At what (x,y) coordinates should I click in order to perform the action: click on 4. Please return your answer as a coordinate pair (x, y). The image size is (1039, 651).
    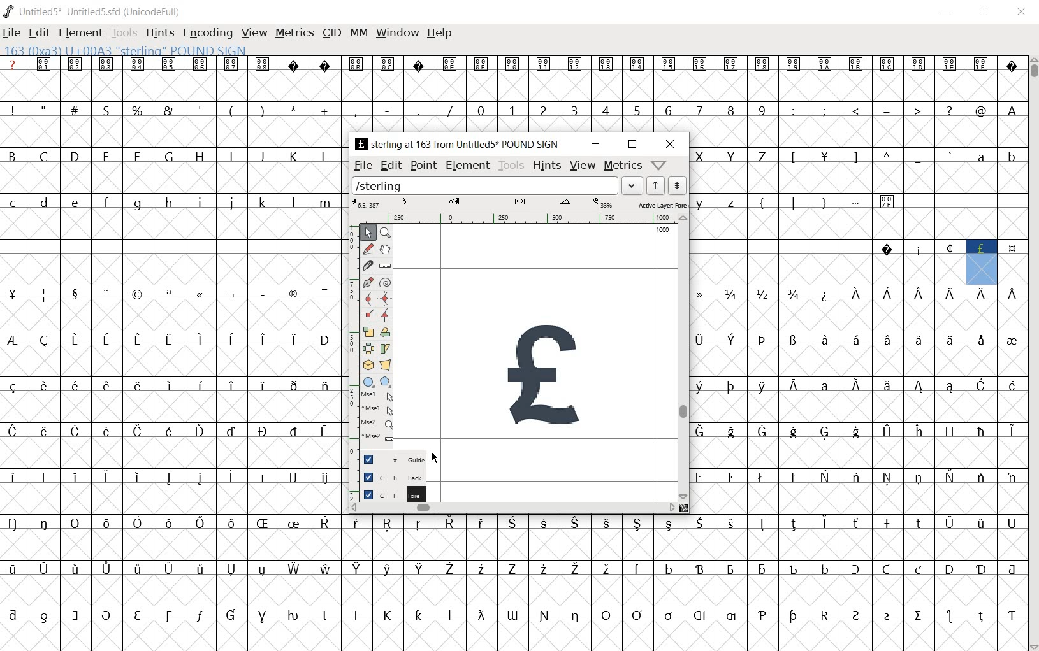
    Looking at the image, I should click on (605, 110).